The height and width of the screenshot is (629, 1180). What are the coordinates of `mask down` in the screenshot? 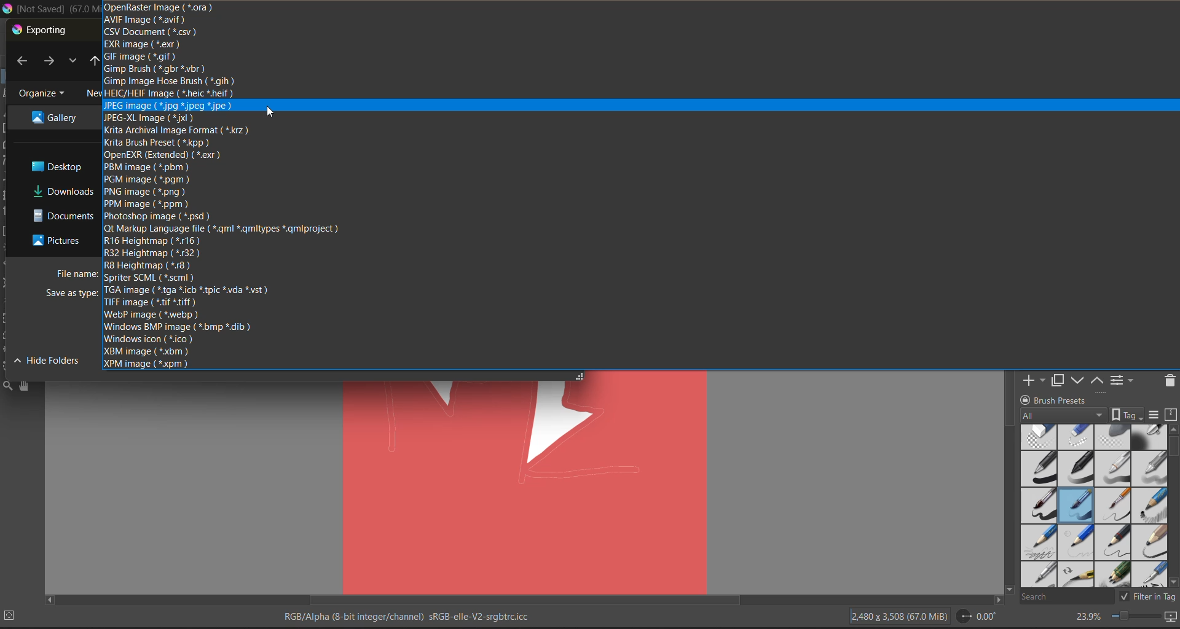 It's located at (1080, 380).